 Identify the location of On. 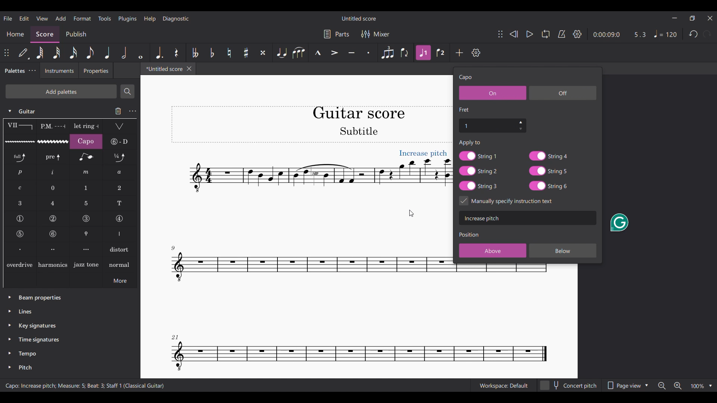
(493, 93).